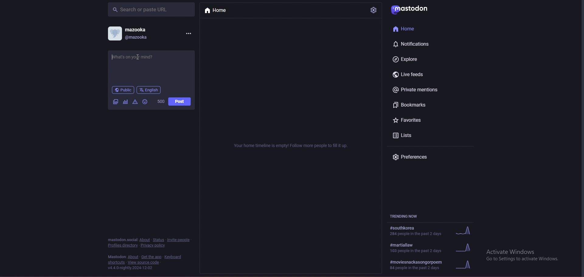 The height and width of the screenshot is (277, 584). What do you see at coordinates (423, 90) in the screenshot?
I see `private mentions` at bounding box center [423, 90].